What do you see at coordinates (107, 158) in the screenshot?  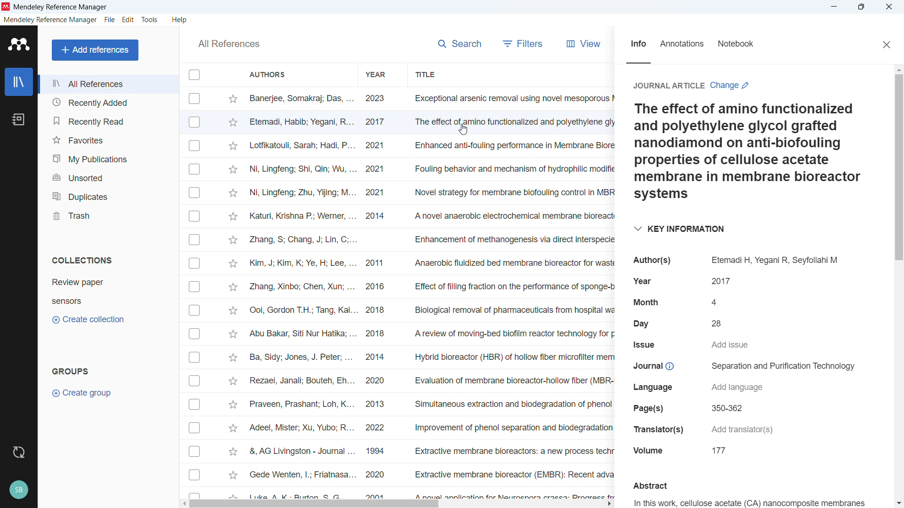 I see `My publications ` at bounding box center [107, 158].